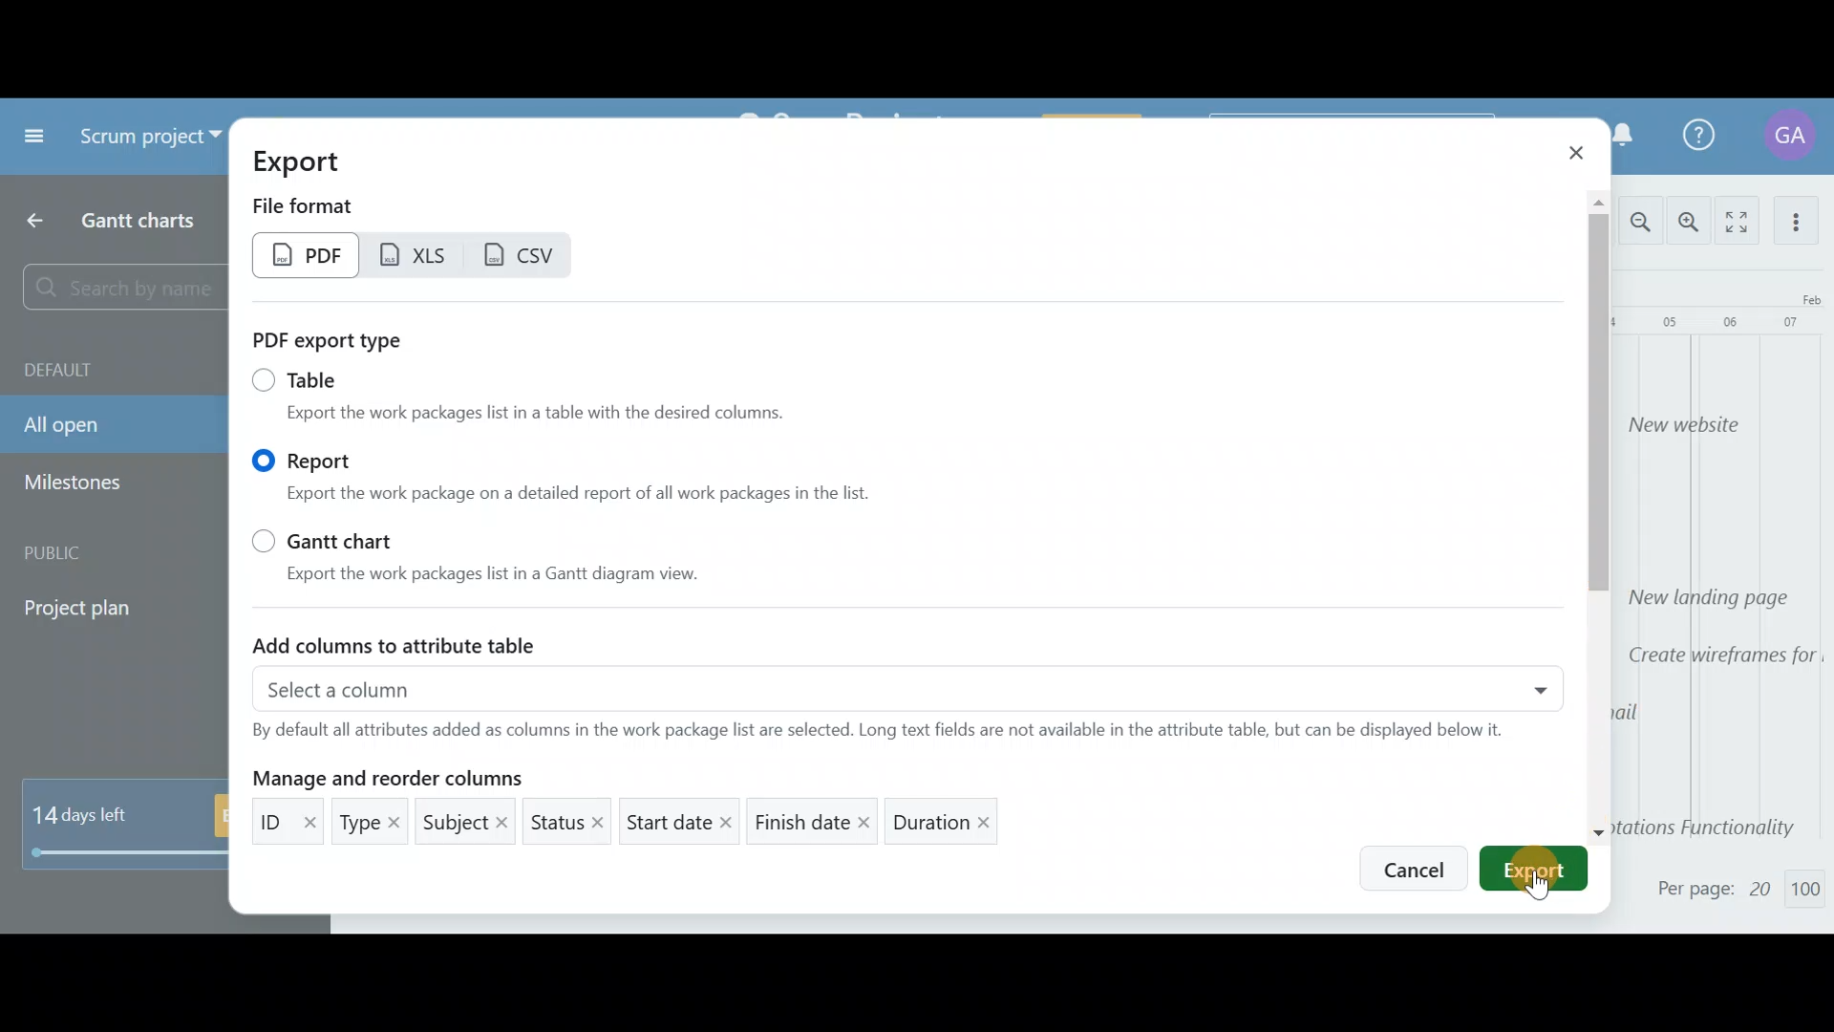 This screenshot has width=1834, height=1032. What do you see at coordinates (1800, 219) in the screenshot?
I see `More actions` at bounding box center [1800, 219].